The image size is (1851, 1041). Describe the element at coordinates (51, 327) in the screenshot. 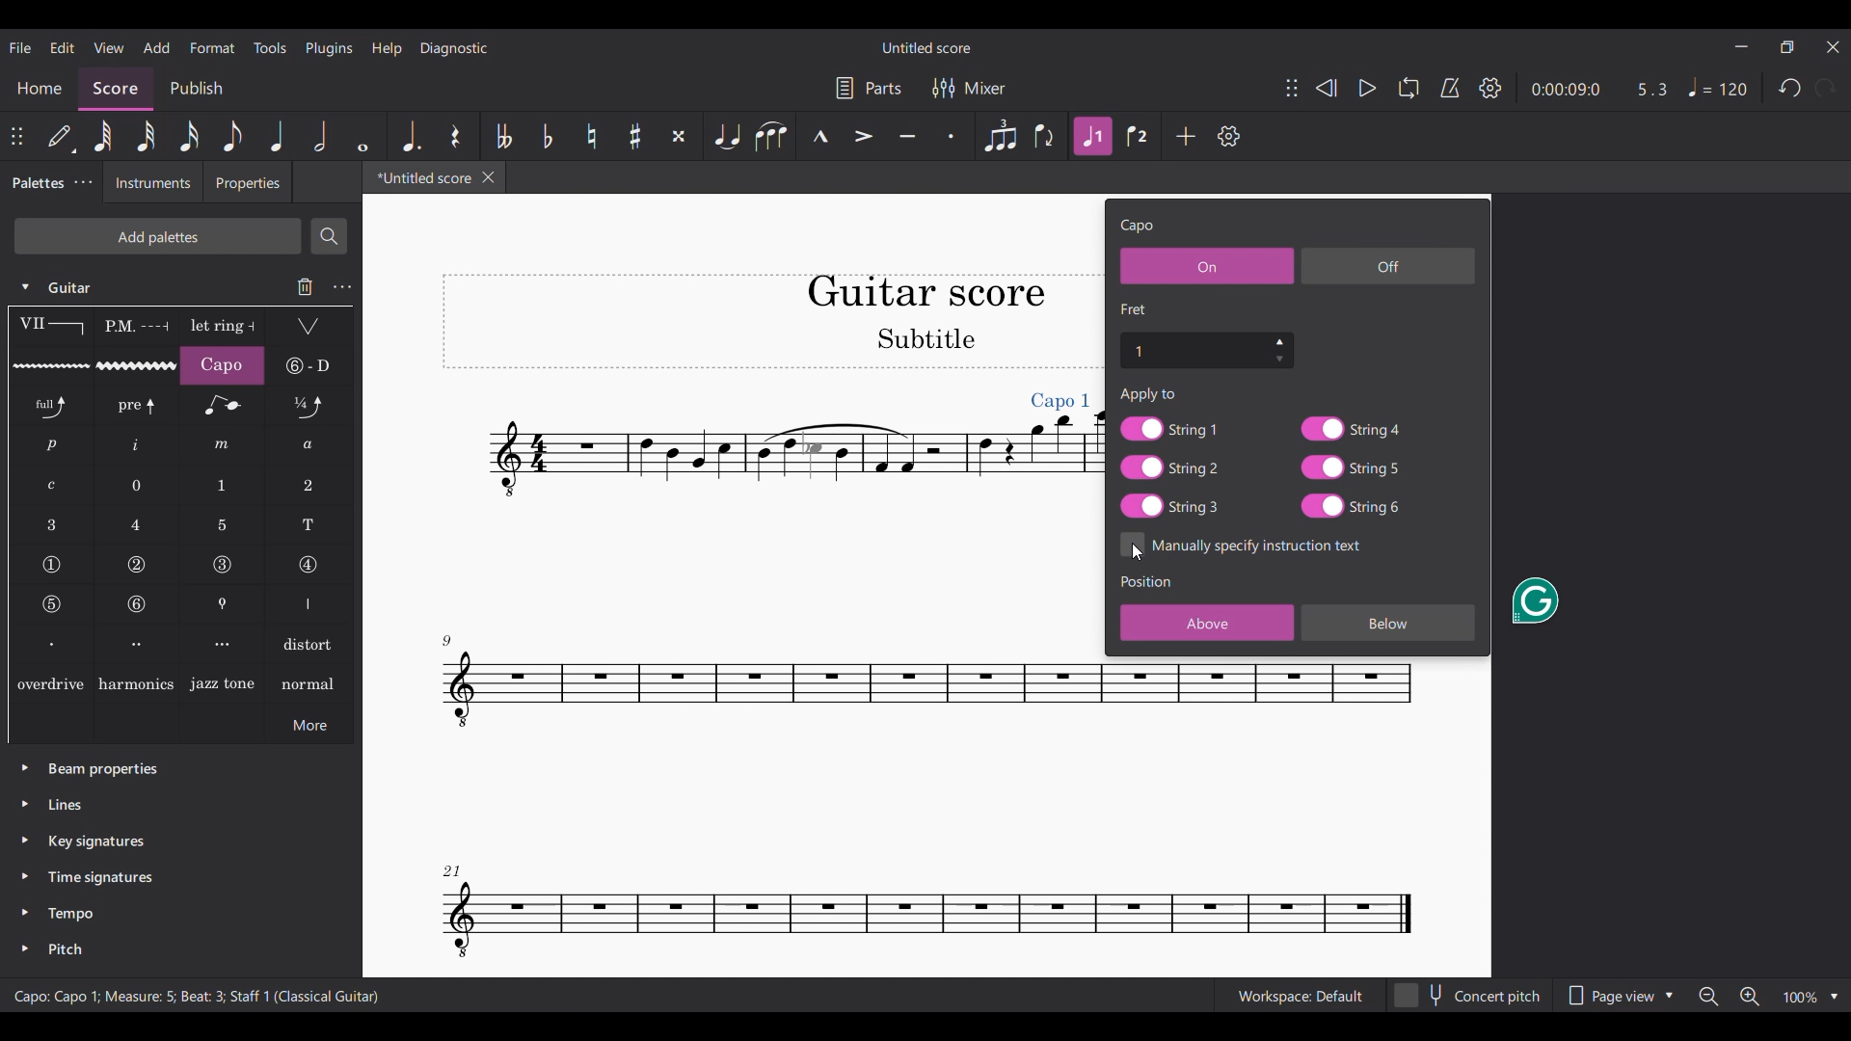

I see `Barre line` at that location.